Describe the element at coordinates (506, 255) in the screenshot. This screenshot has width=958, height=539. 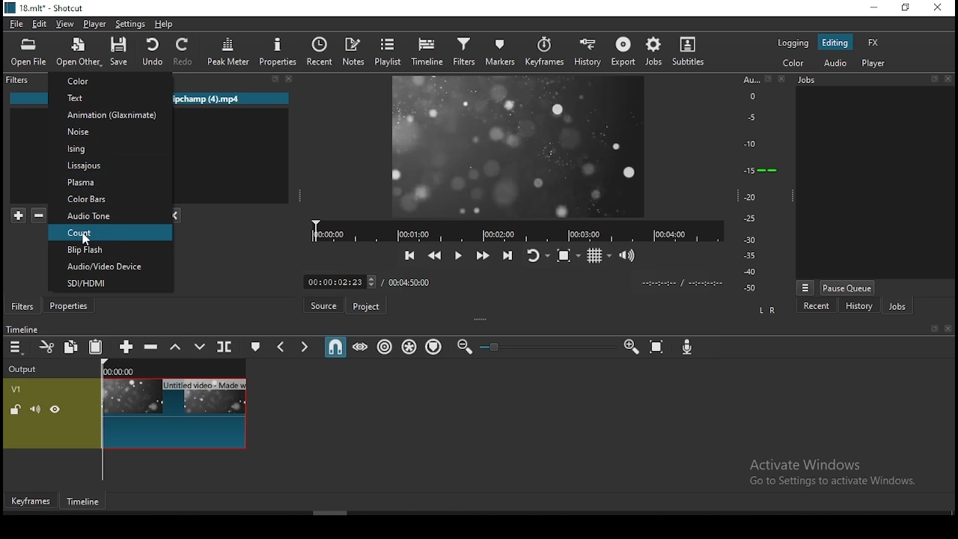
I see `skip to next point` at that location.